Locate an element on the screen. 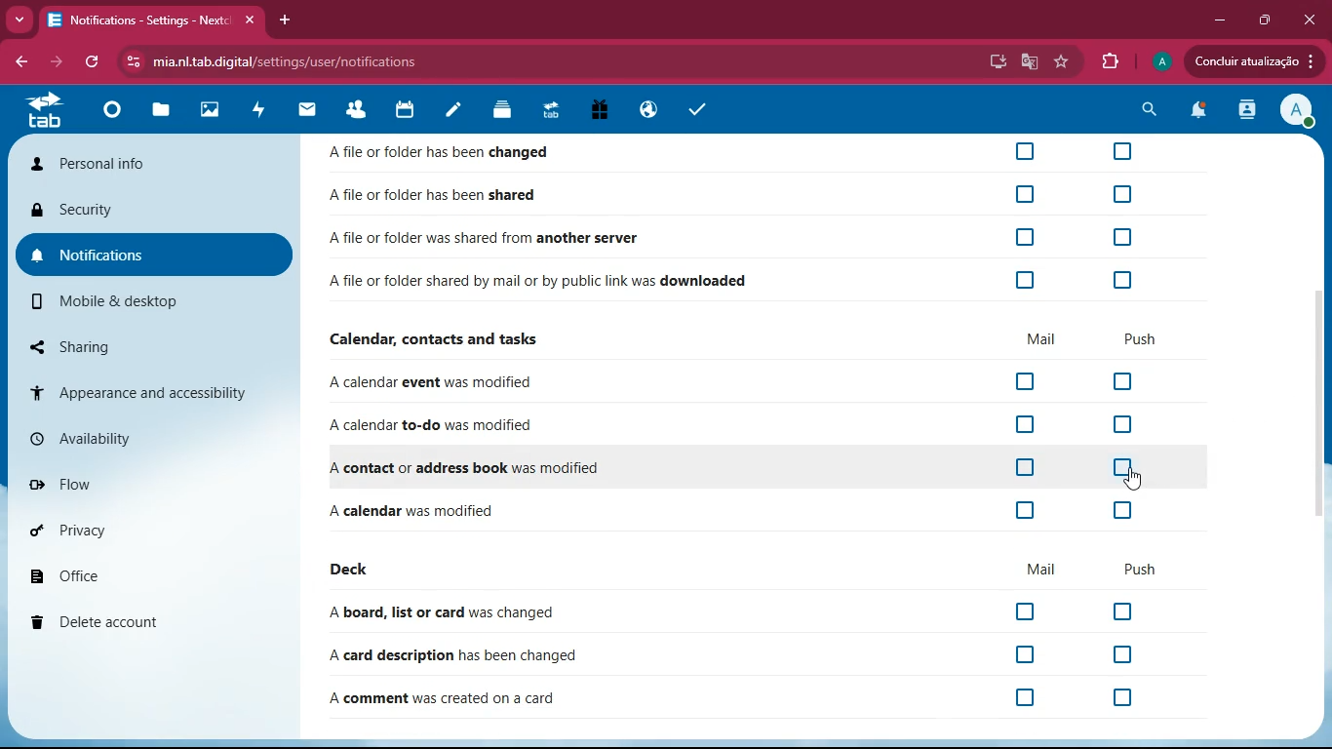 This screenshot has width=1332, height=749. A calendar event was modified is located at coordinates (429, 381).